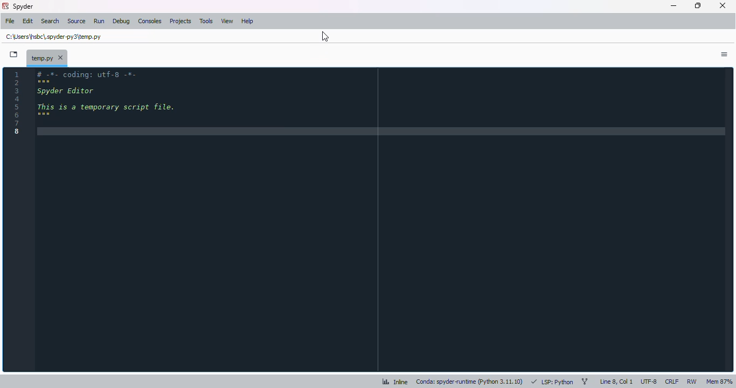 The image size is (736, 388). What do you see at coordinates (23, 6) in the screenshot?
I see `spyder` at bounding box center [23, 6].